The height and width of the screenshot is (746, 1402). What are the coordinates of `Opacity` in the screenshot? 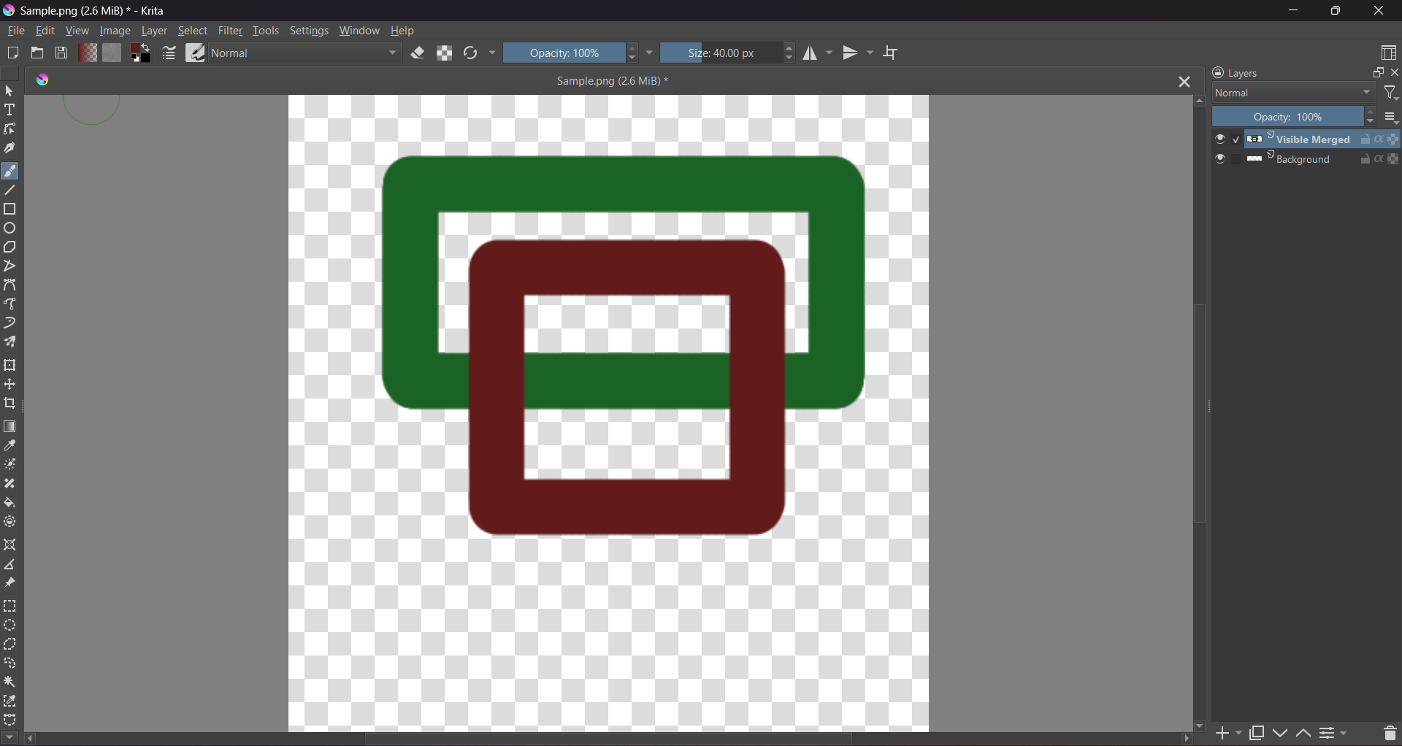 It's located at (1295, 118).